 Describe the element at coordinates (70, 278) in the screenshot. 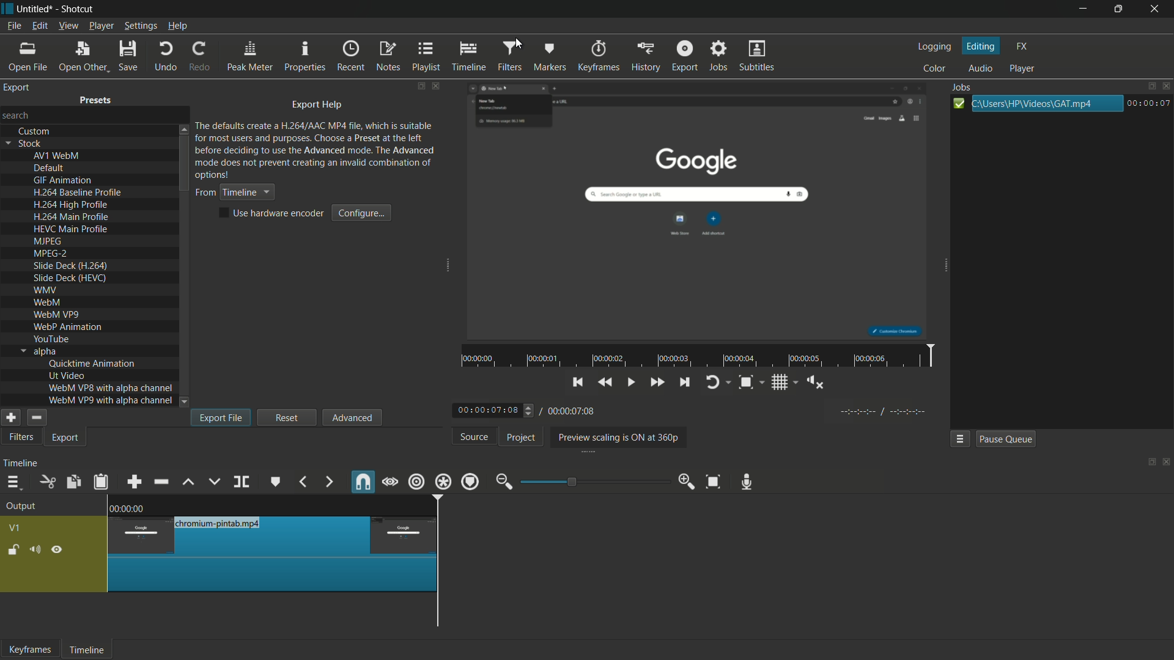

I see `Slide Deck (HEVC)` at that location.